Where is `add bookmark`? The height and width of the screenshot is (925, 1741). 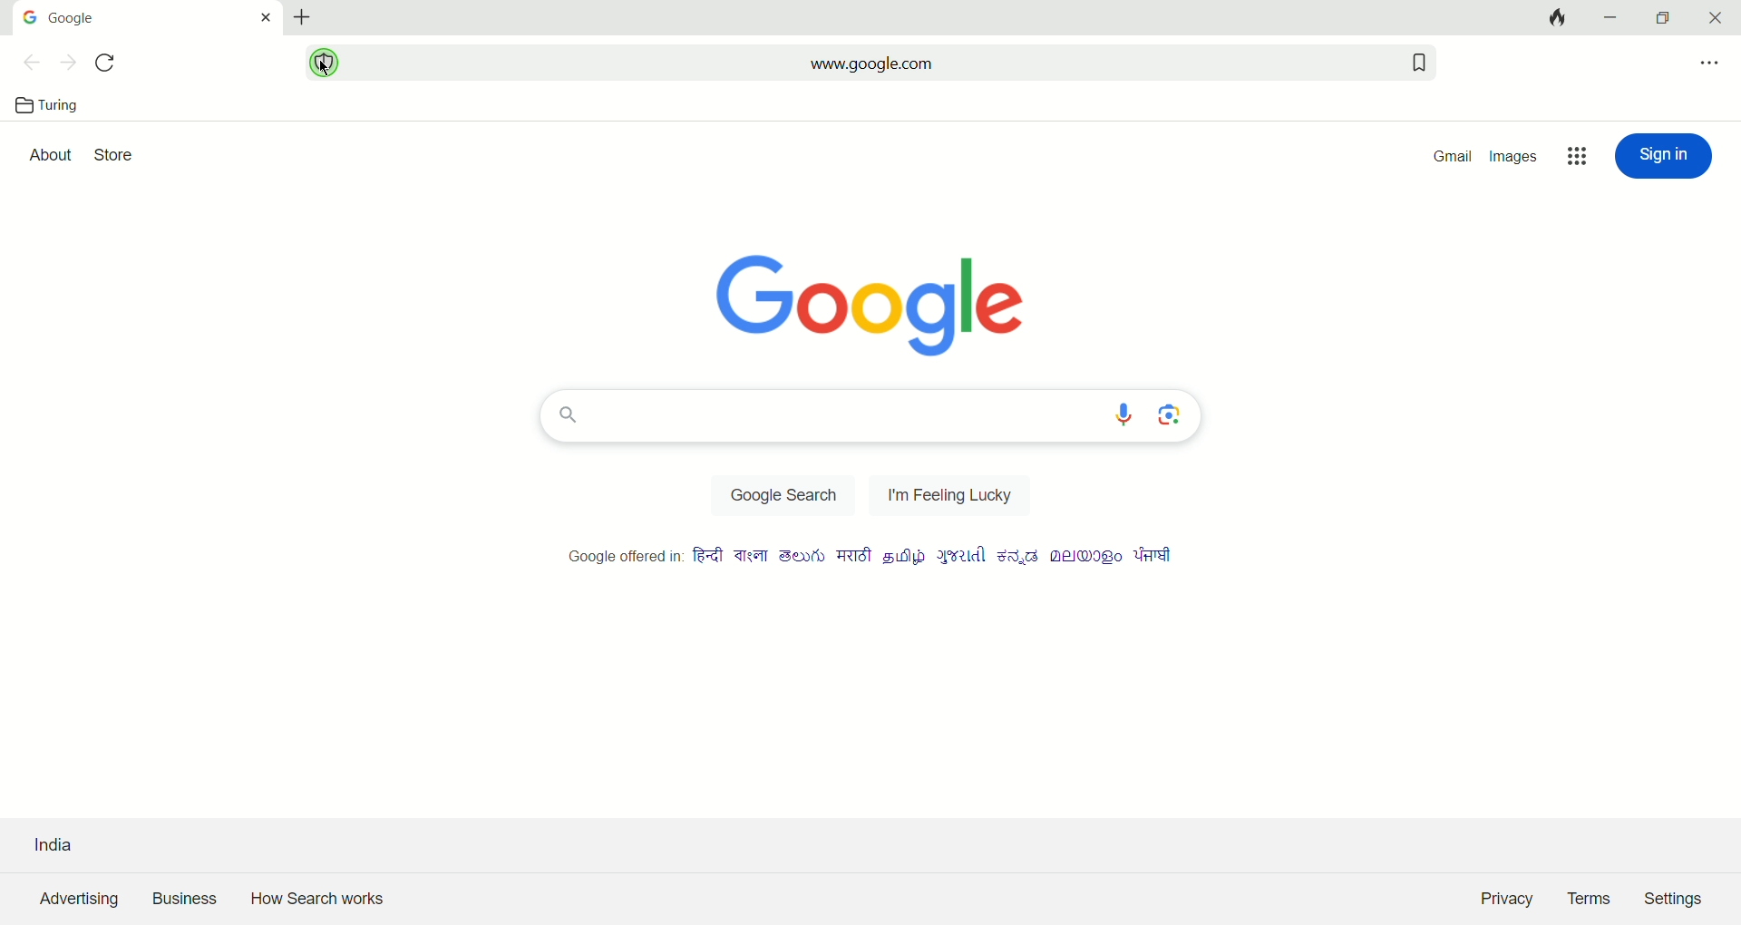
add bookmark is located at coordinates (1412, 62).